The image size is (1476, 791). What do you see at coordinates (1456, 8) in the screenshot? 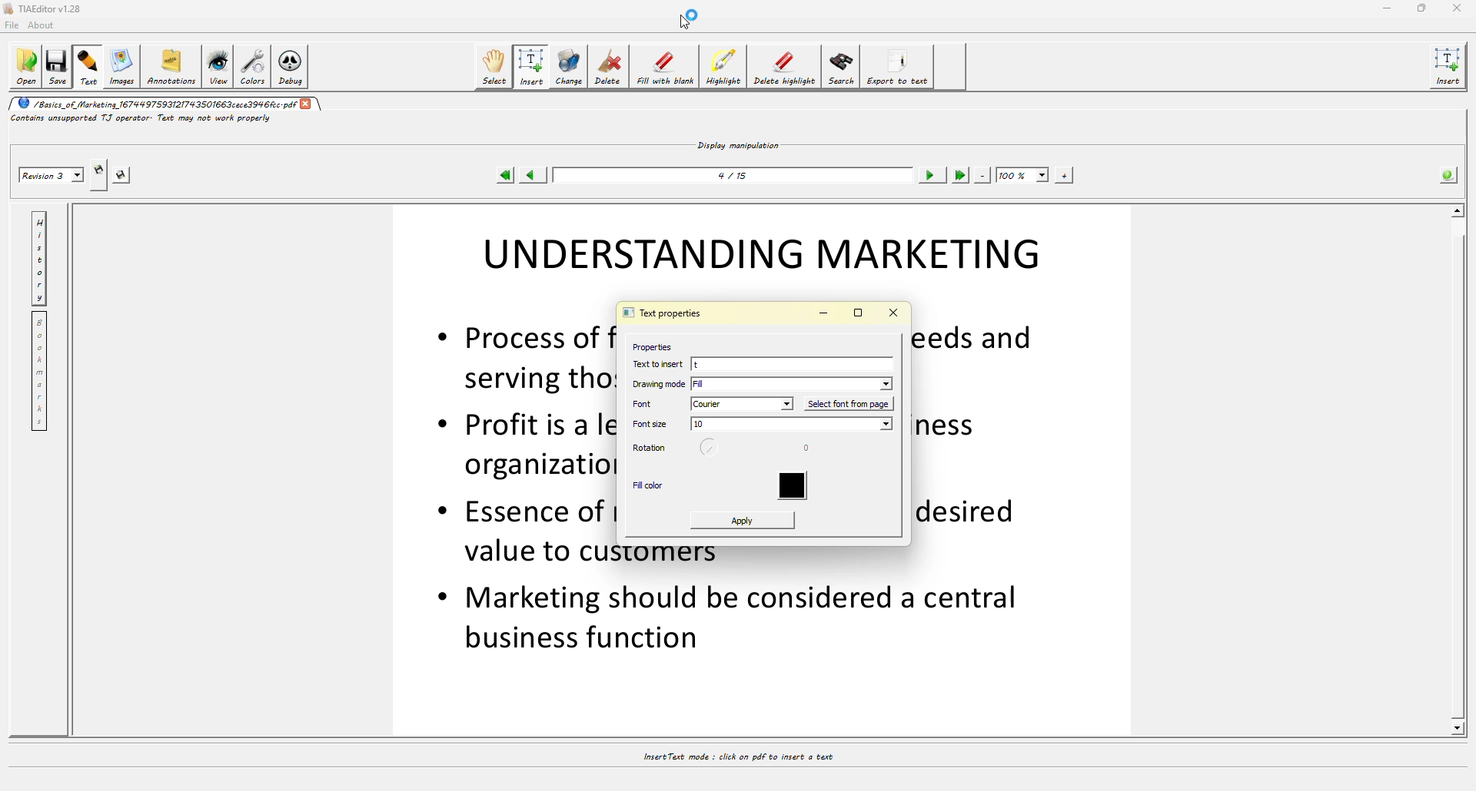
I see `close` at bounding box center [1456, 8].